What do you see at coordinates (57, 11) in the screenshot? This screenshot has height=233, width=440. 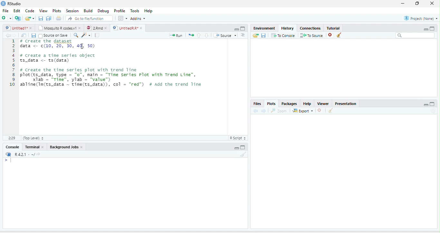 I see `Plots` at bounding box center [57, 11].